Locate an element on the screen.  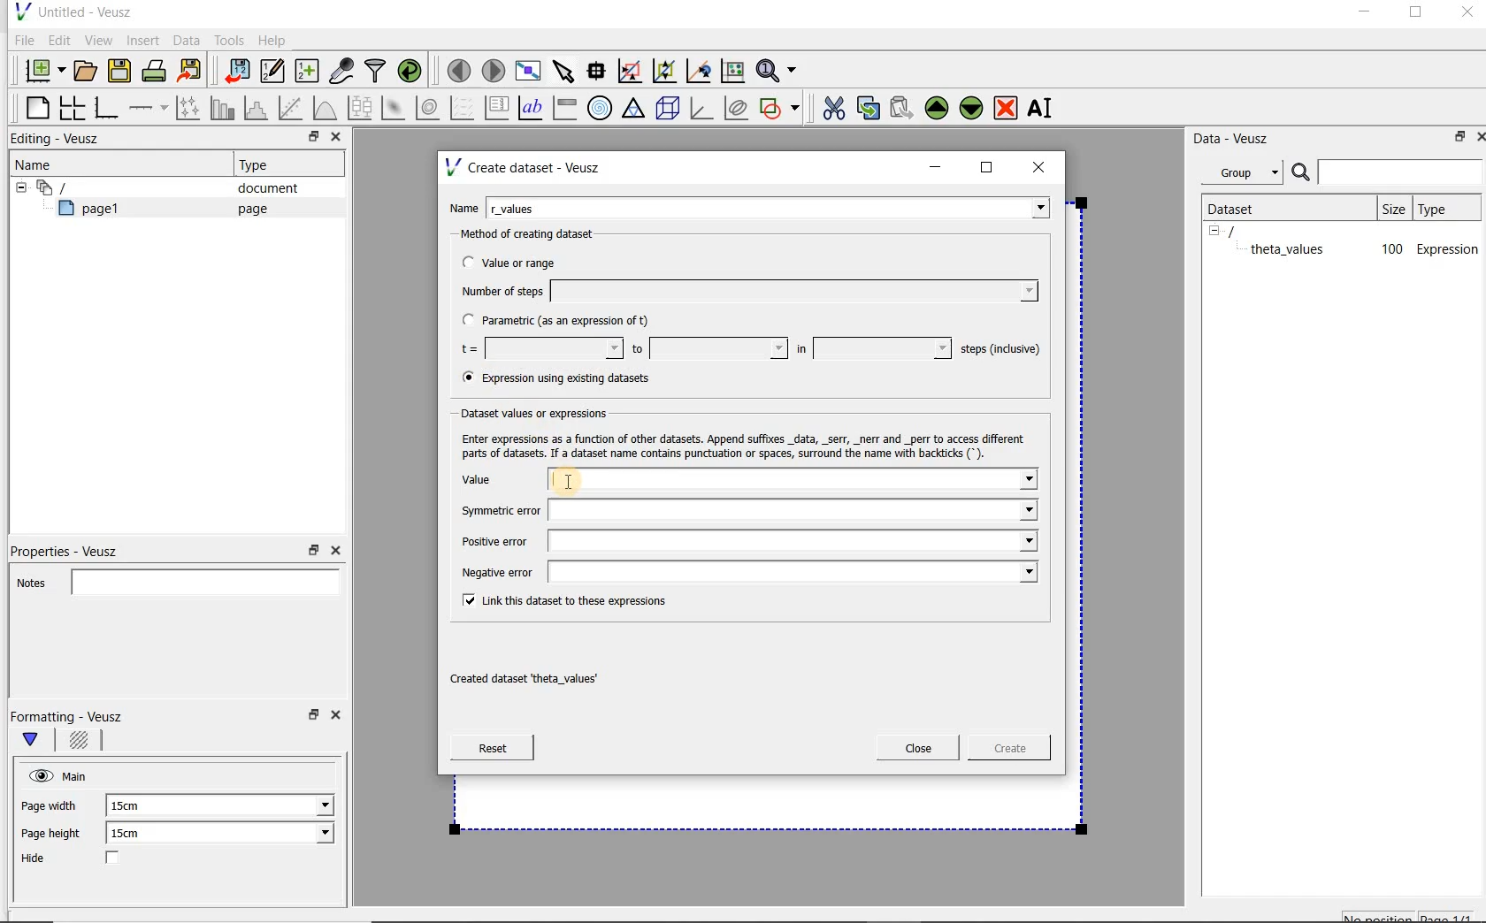
View is located at coordinates (98, 38).